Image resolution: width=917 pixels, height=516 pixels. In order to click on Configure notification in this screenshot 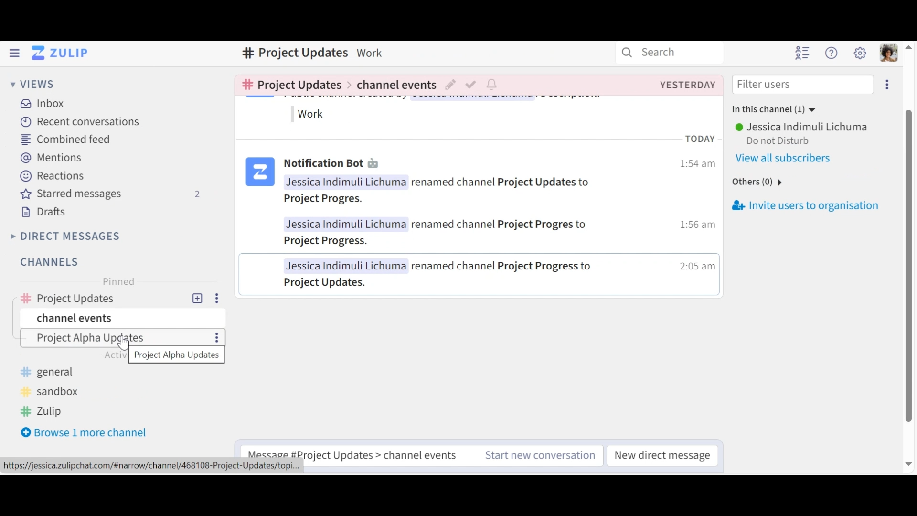, I will do `click(493, 85)`.